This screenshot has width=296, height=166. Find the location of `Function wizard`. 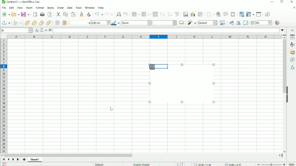

Function wizard is located at coordinates (36, 30).